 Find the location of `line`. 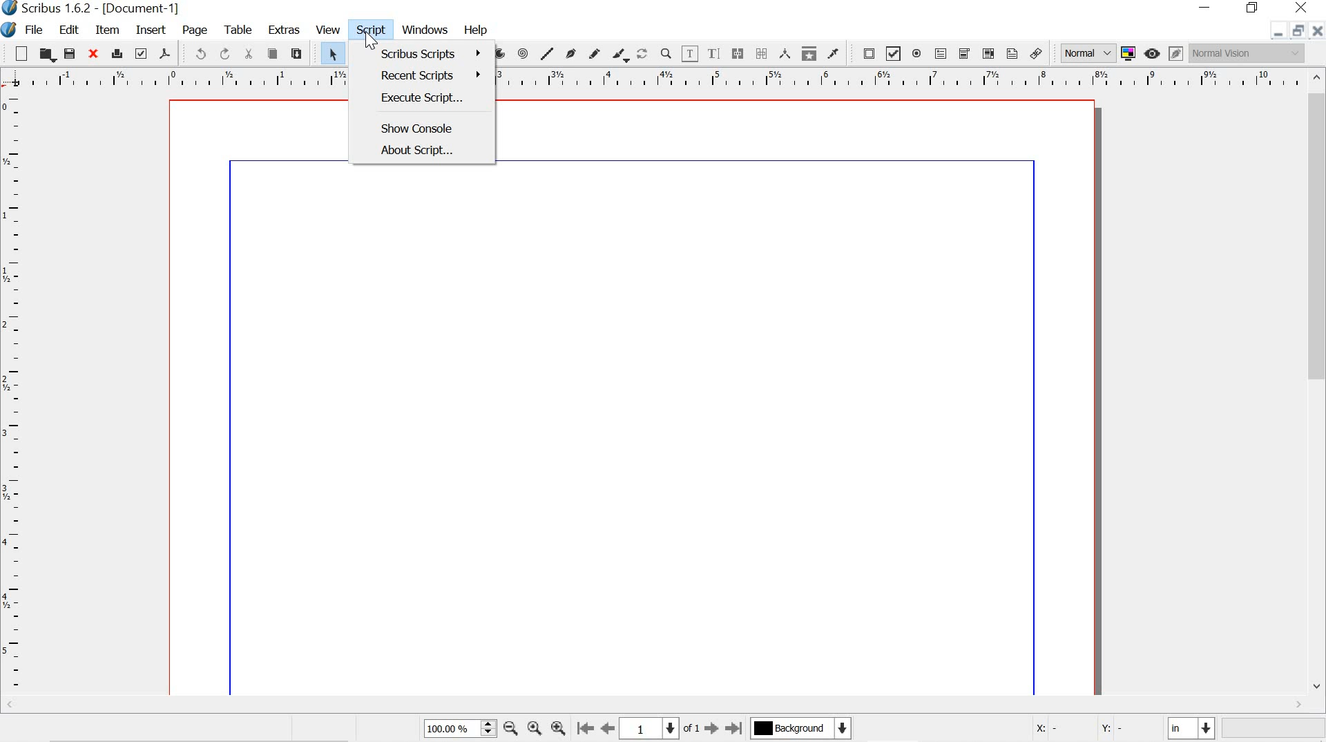

line is located at coordinates (546, 53).